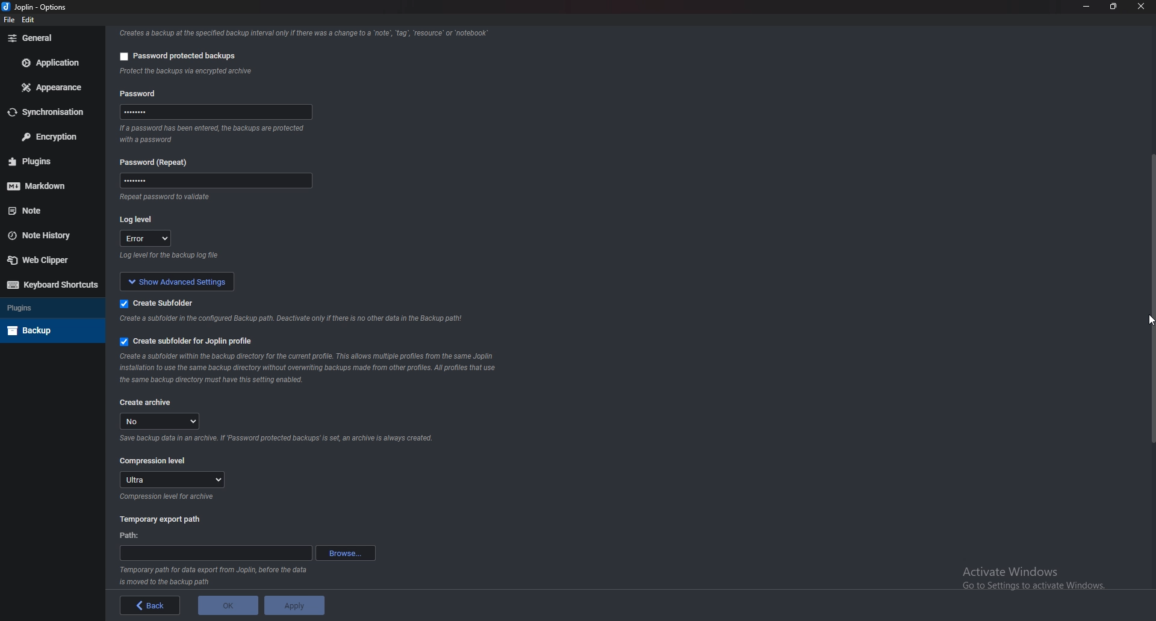 The image size is (1156, 621). What do you see at coordinates (215, 134) in the screenshot?
I see `info` at bounding box center [215, 134].